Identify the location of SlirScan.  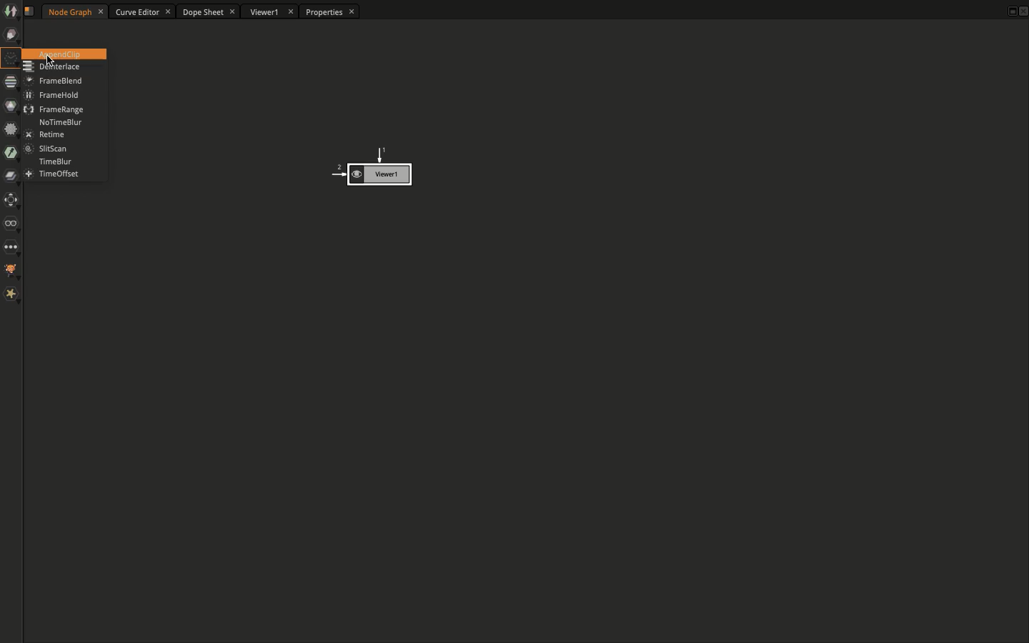
(49, 148).